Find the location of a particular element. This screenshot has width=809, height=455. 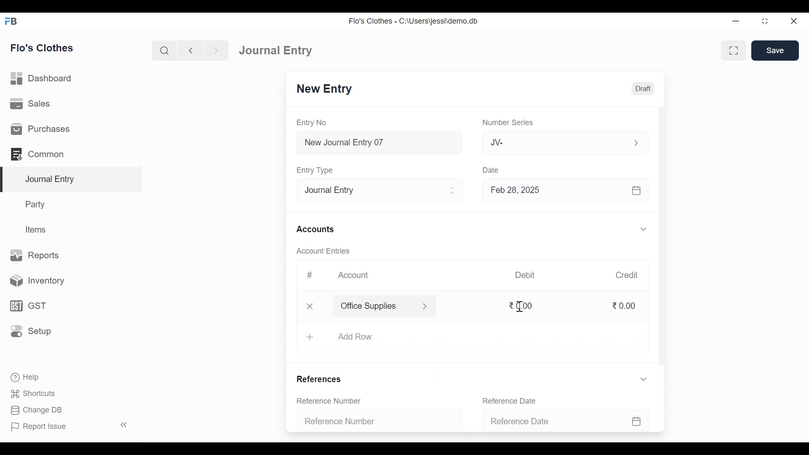

Reports is located at coordinates (35, 254).